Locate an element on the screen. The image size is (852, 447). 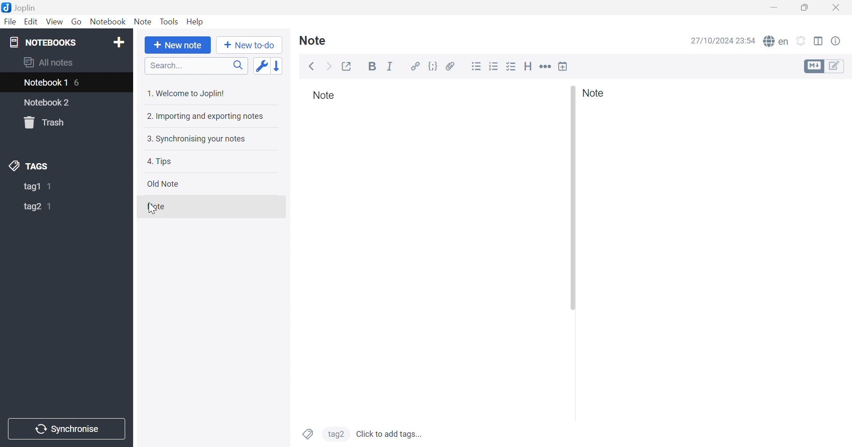
Reverse sort order is located at coordinates (279, 66).